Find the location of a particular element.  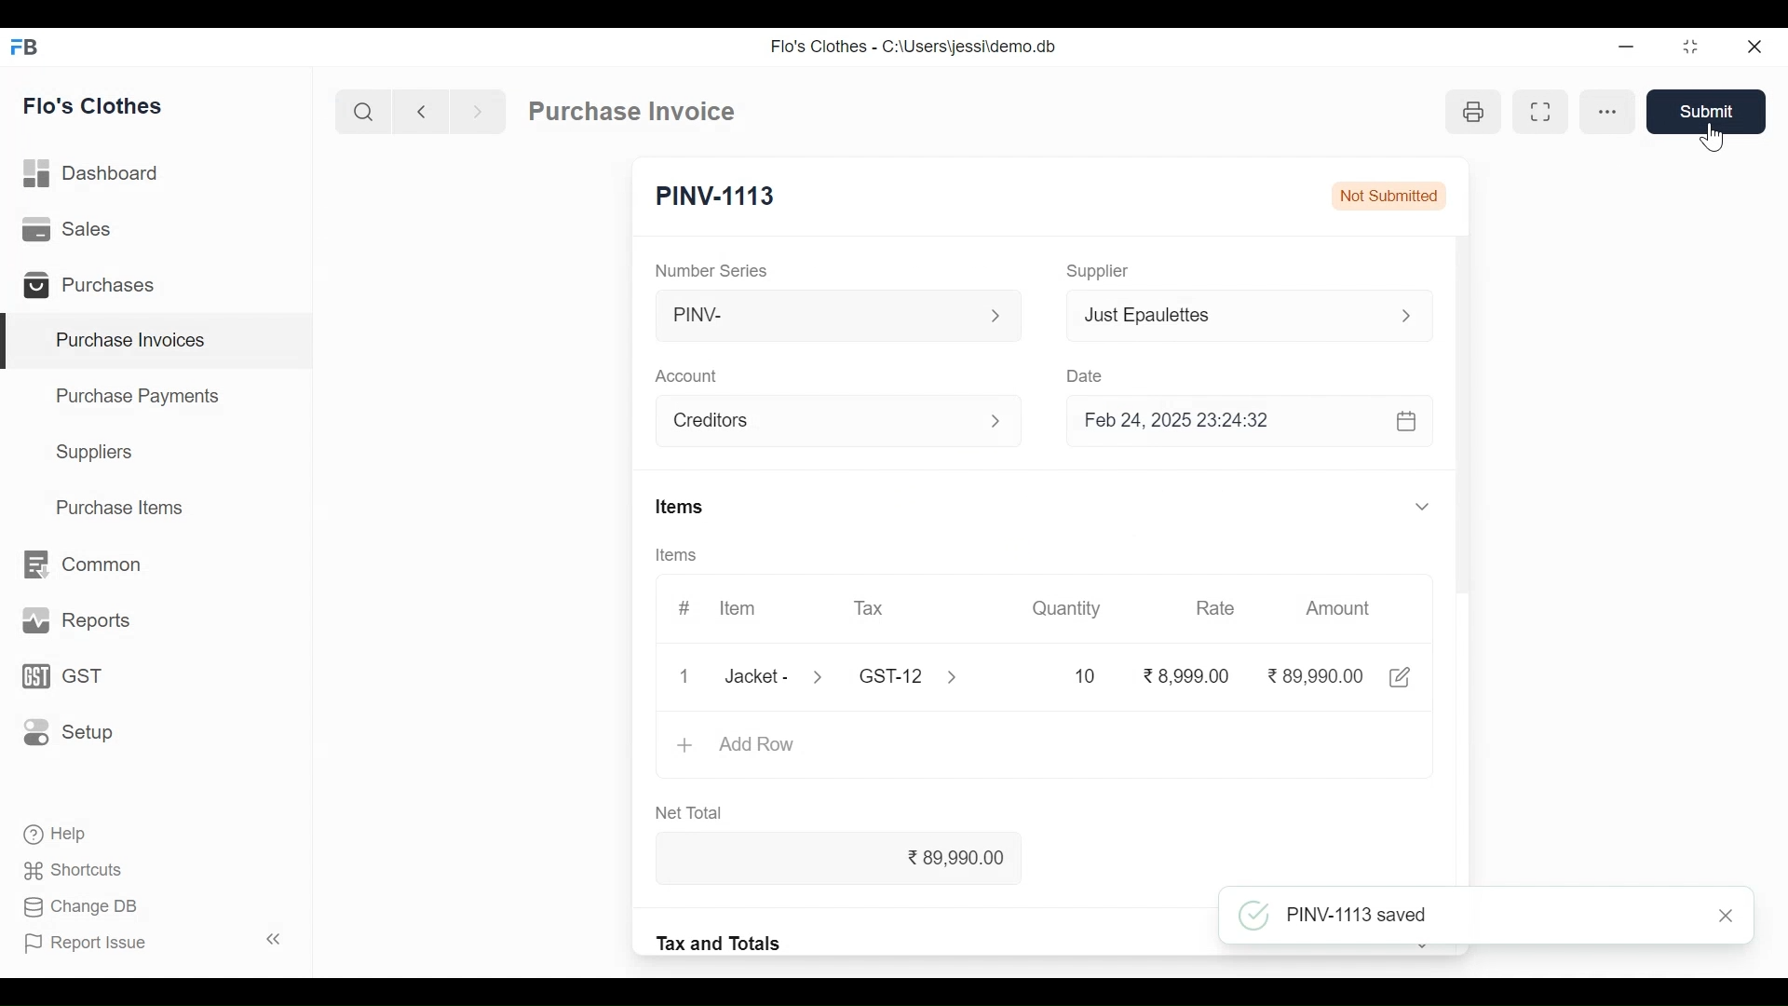

Rate is located at coordinates (1213, 608).